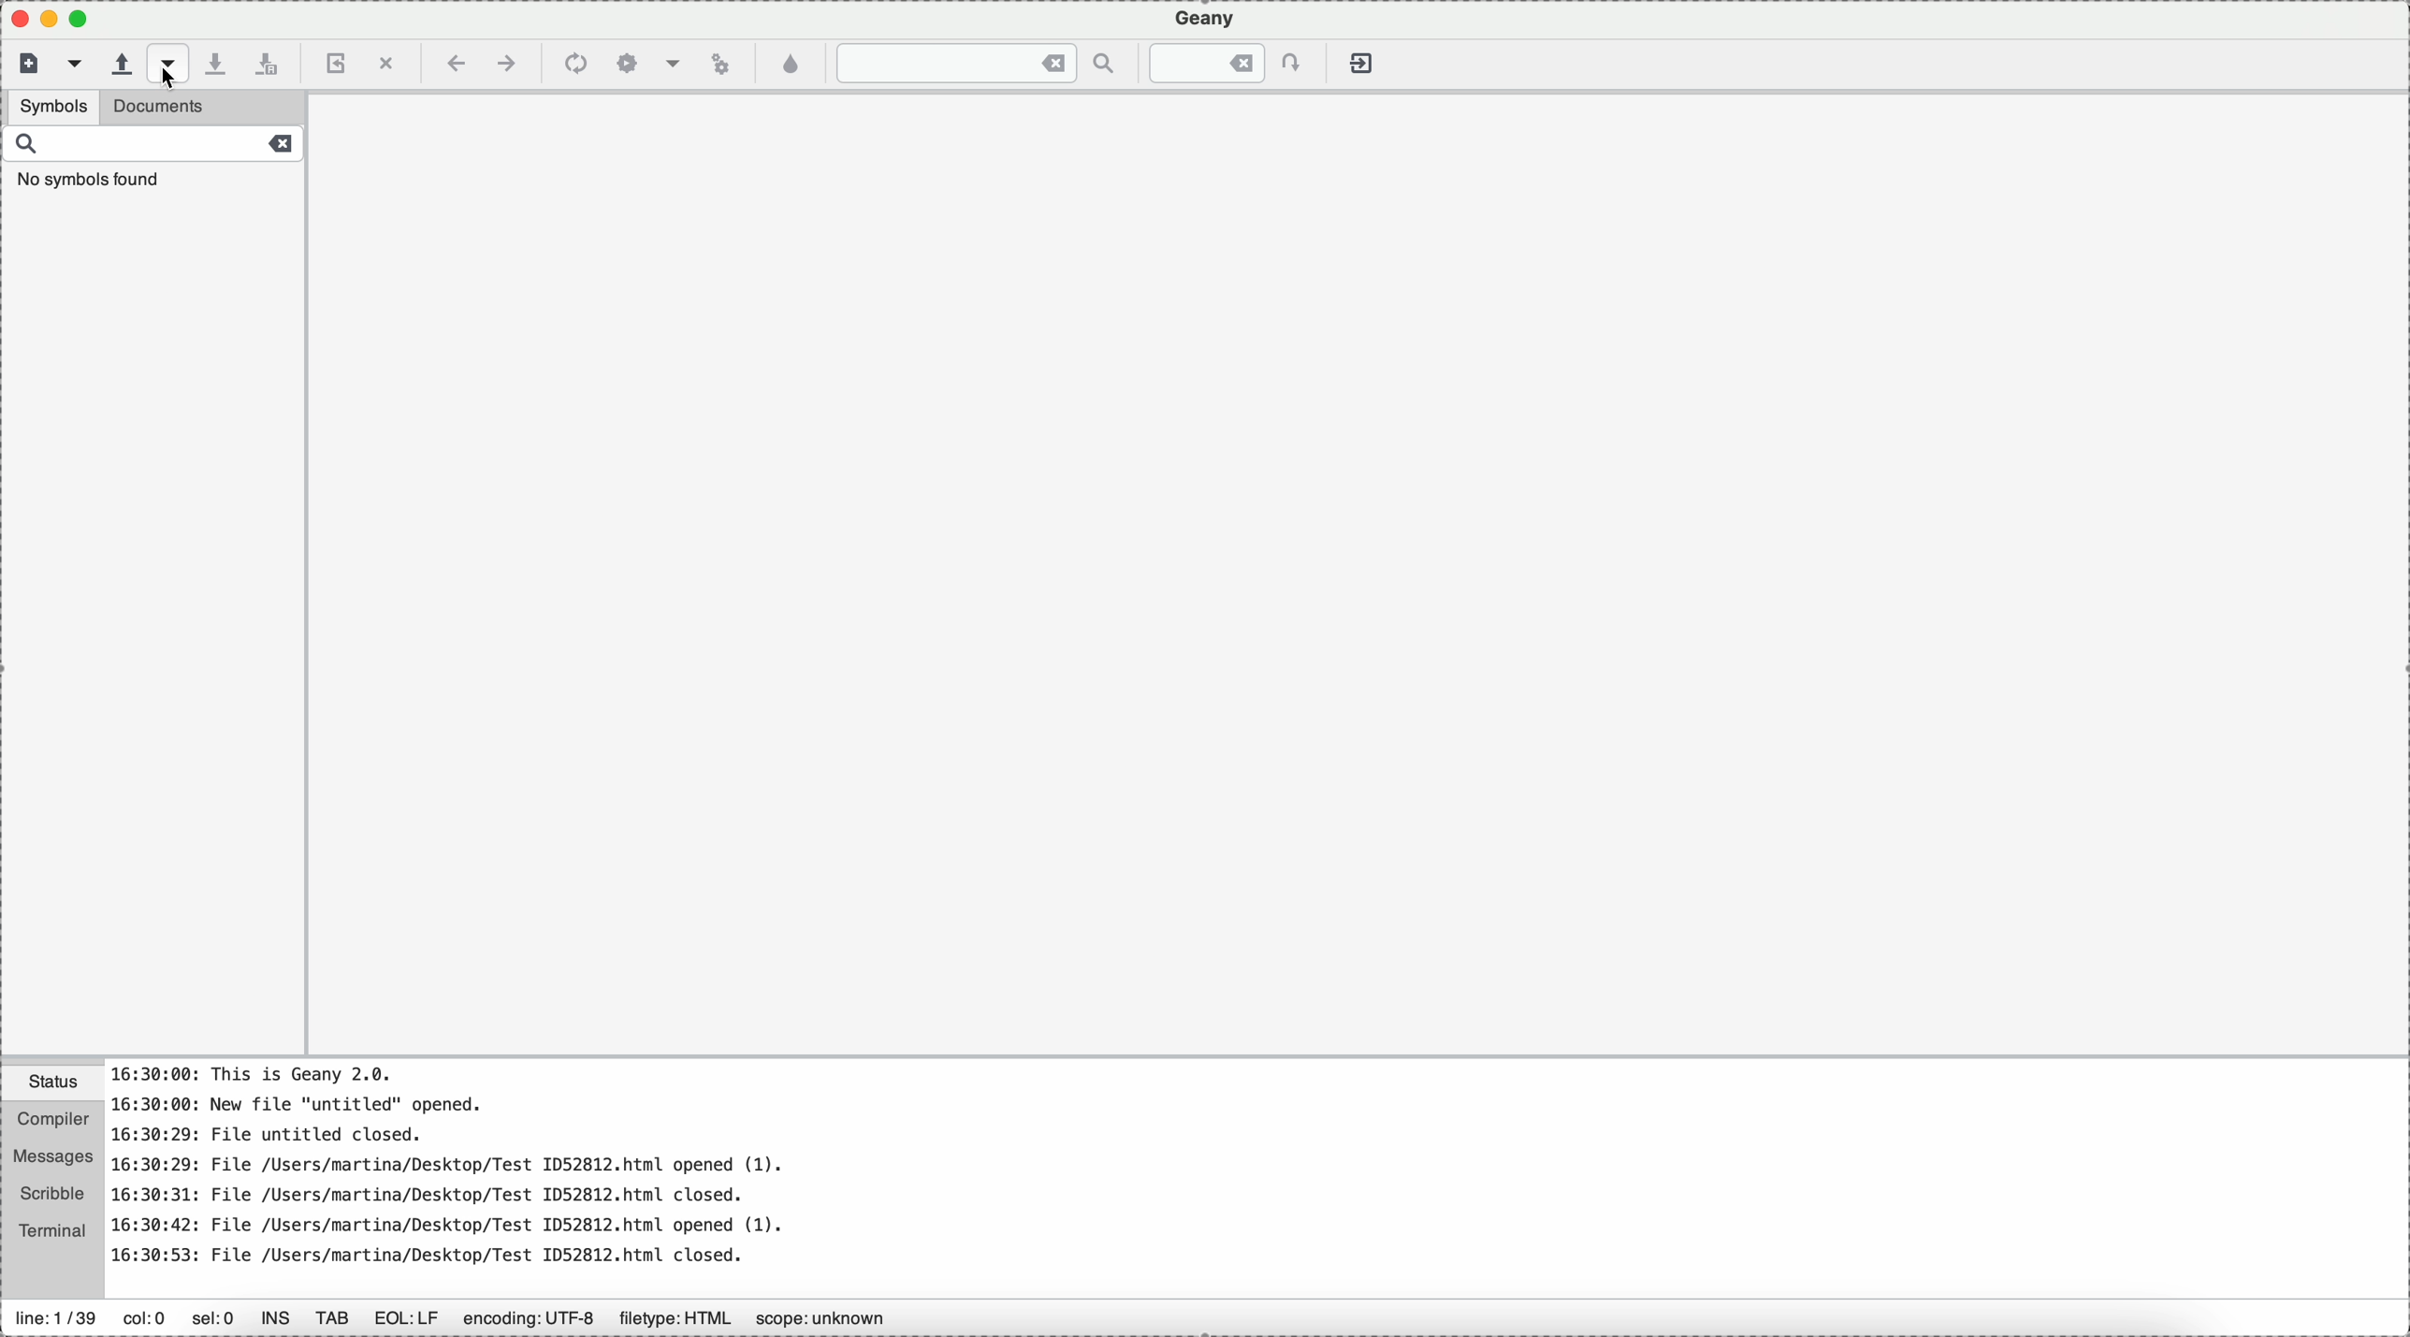 The height and width of the screenshot is (1337, 2410). Describe the element at coordinates (54, 1233) in the screenshot. I see `terminal` at that location.